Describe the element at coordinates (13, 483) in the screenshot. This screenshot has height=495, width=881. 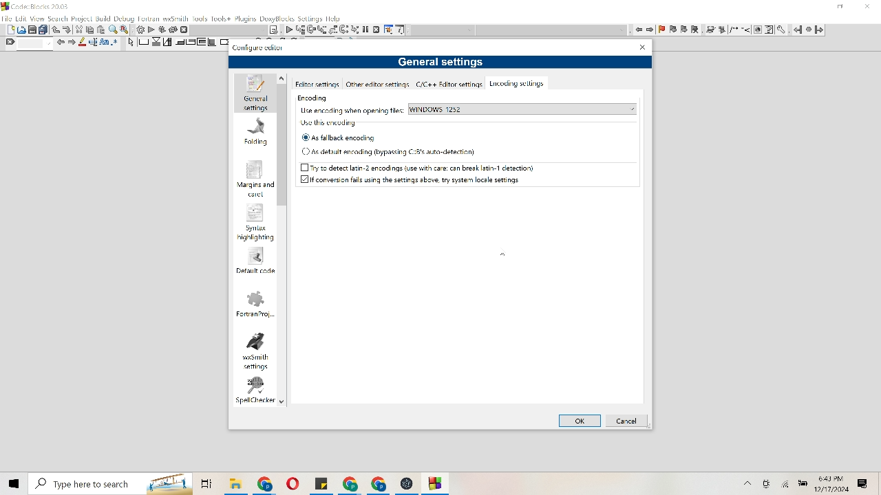
I see `Windows` at that location.